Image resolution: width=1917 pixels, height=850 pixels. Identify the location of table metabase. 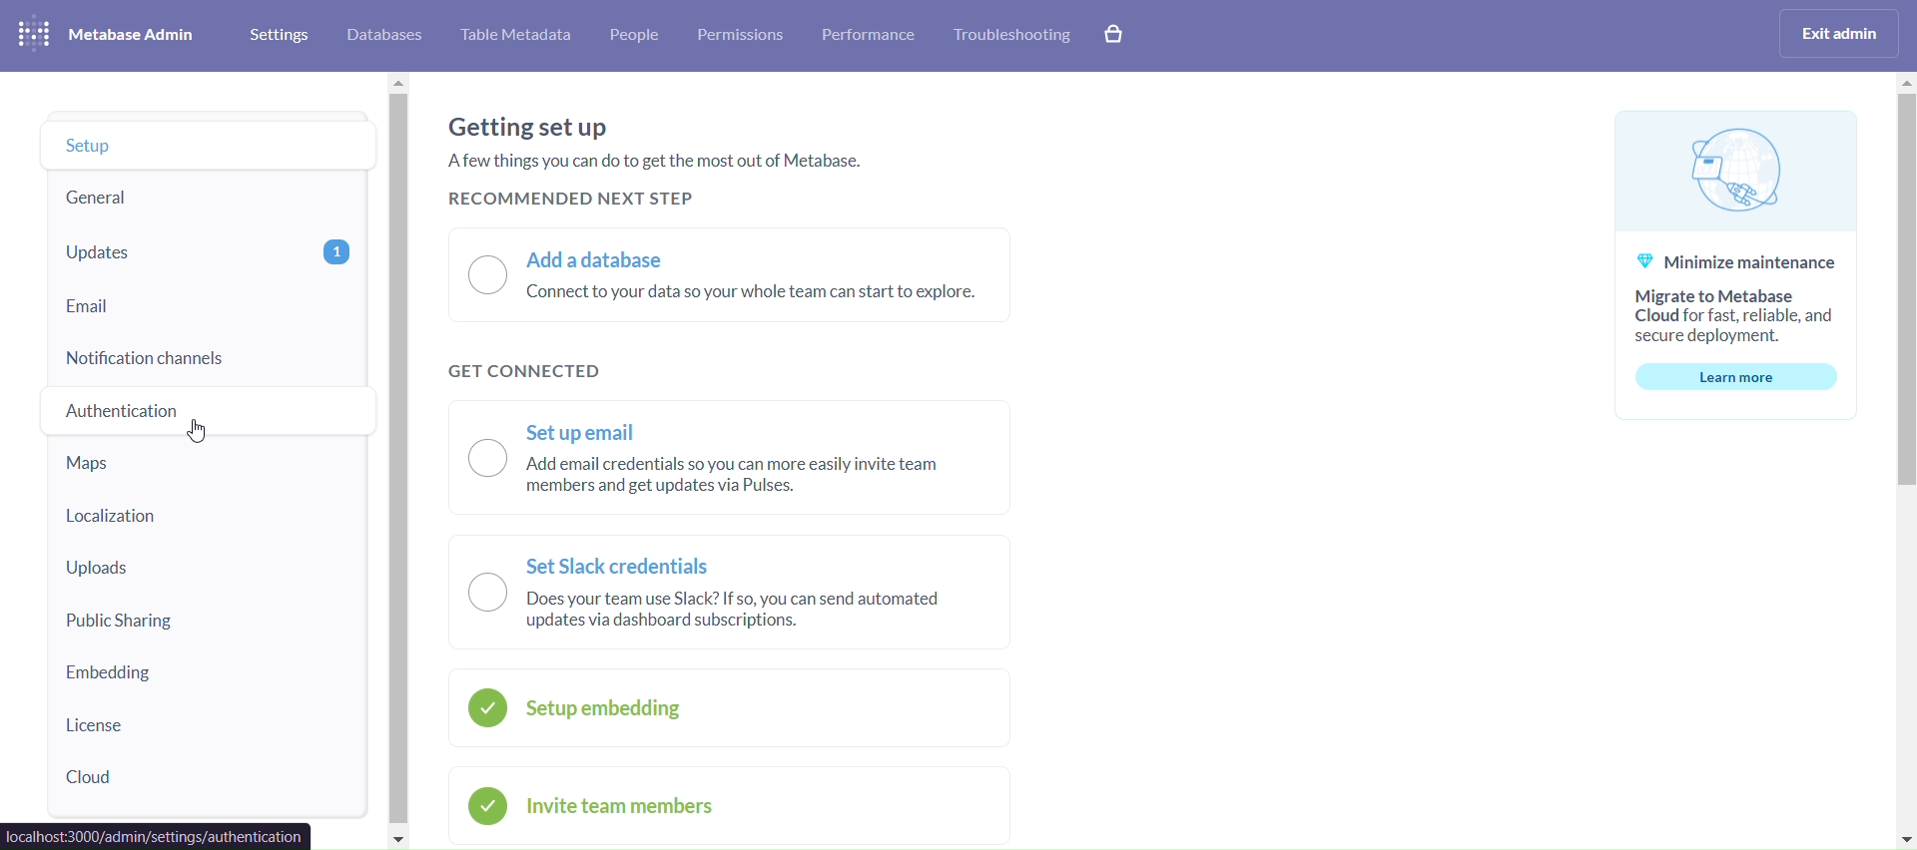
(515, 36).